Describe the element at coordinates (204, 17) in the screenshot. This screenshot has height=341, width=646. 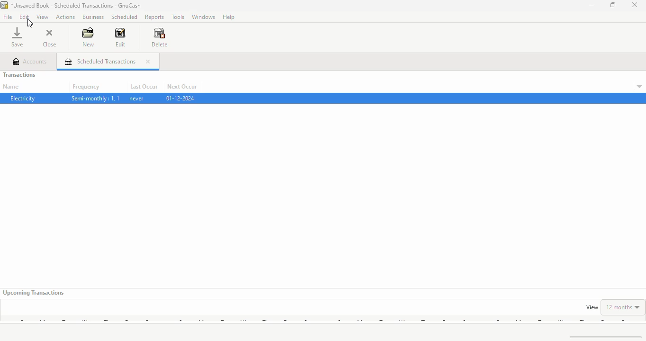
I see `windows` at that location.